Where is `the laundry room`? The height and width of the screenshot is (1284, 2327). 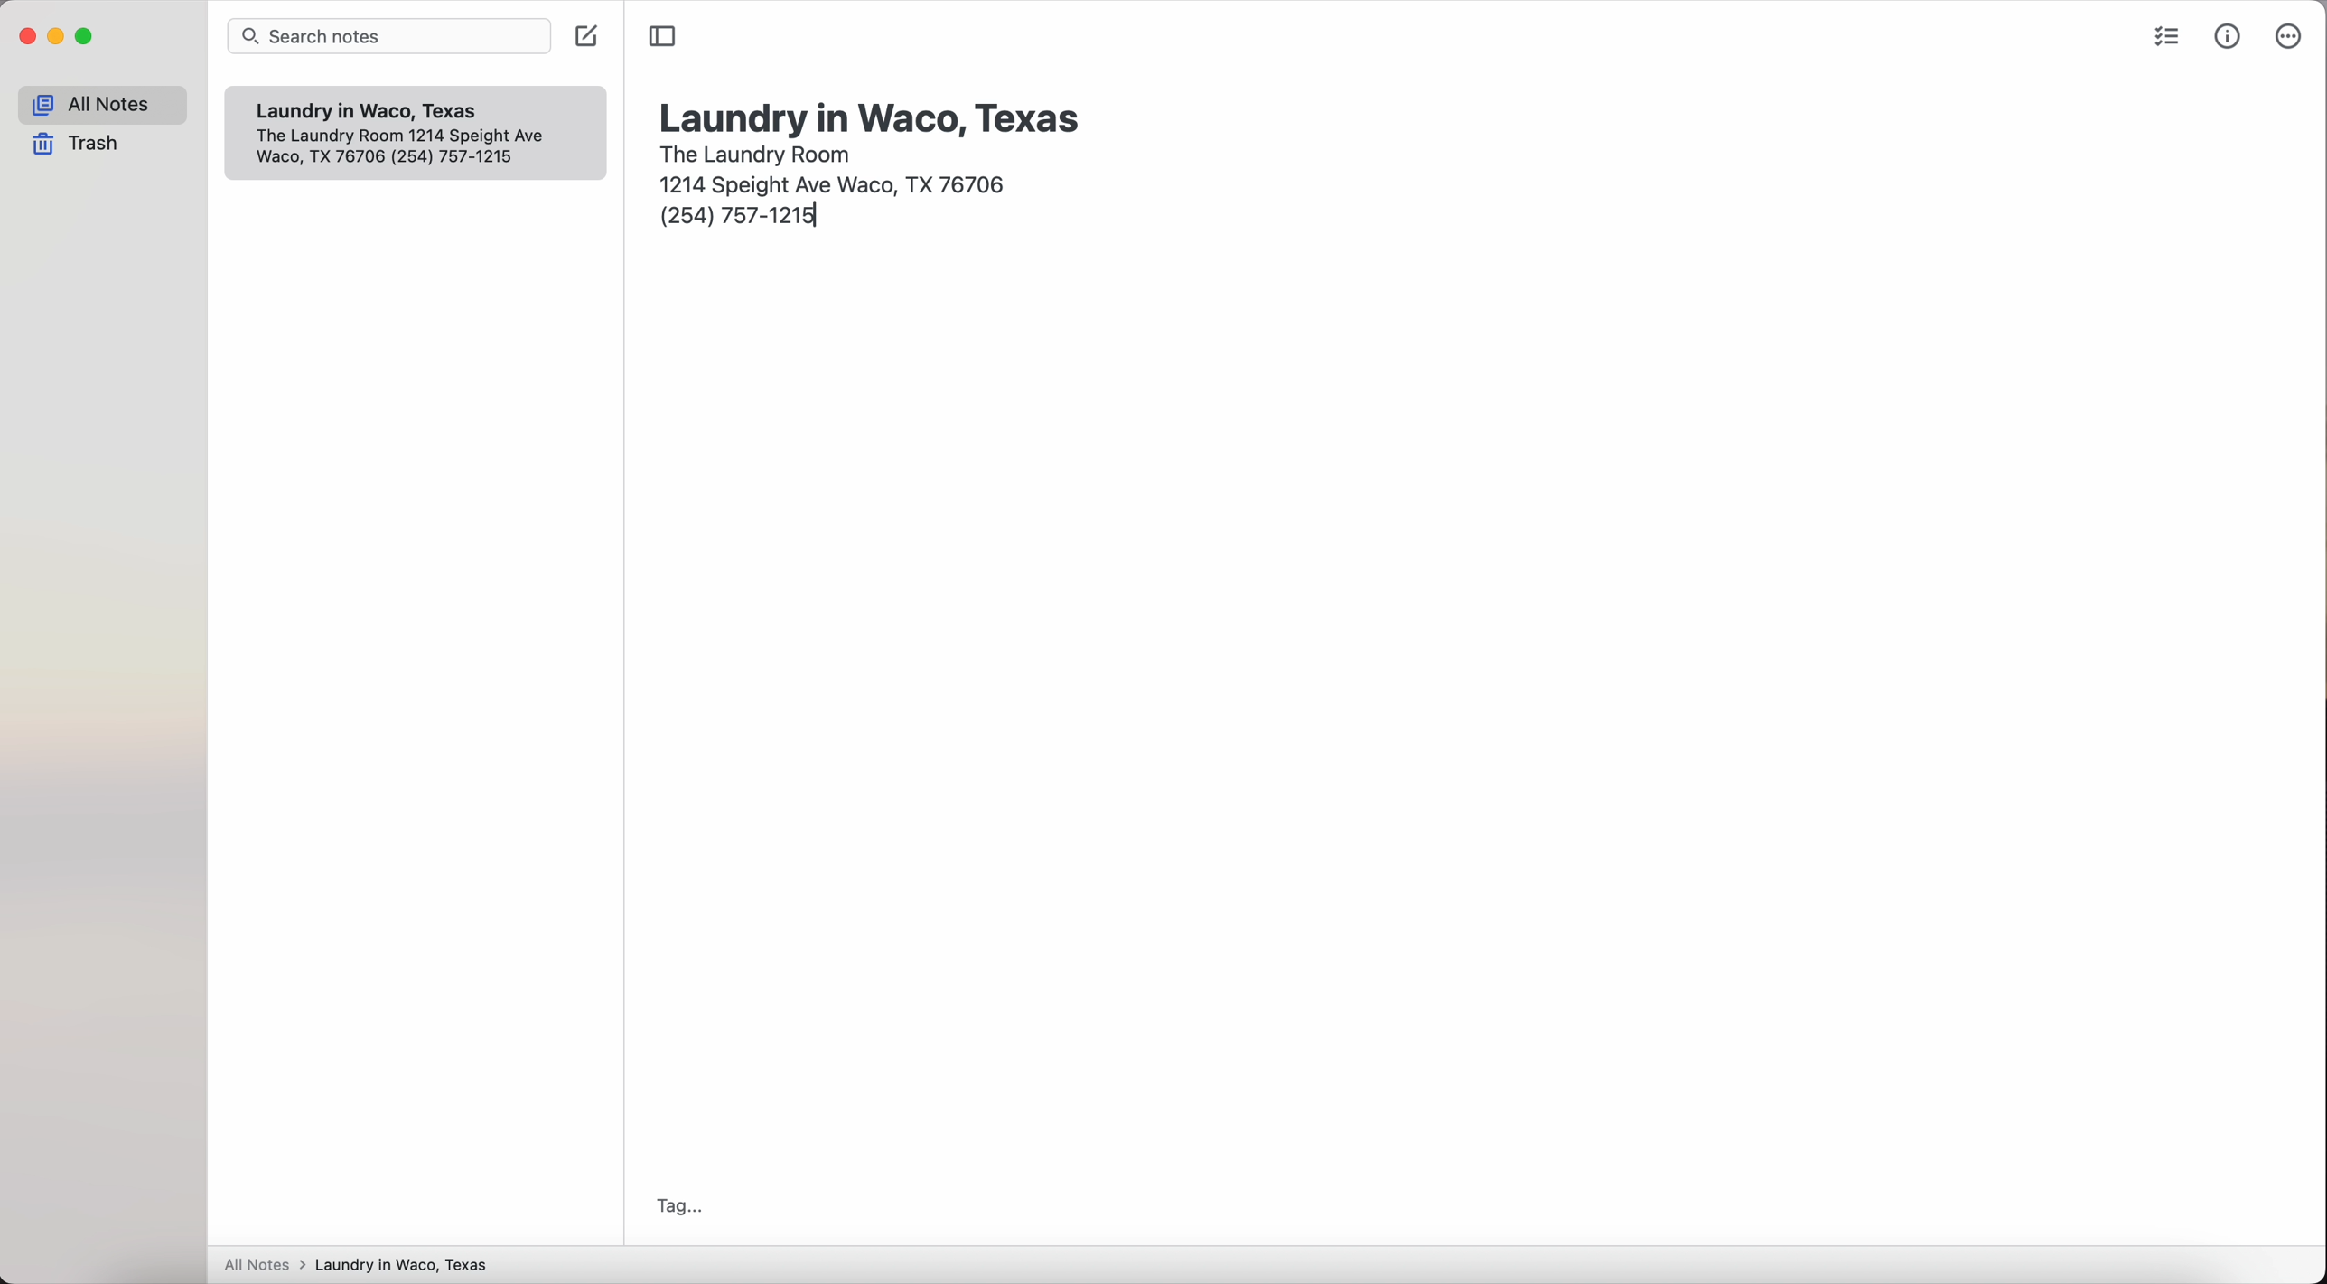
the laundry room is located at coordinates (758, 152).